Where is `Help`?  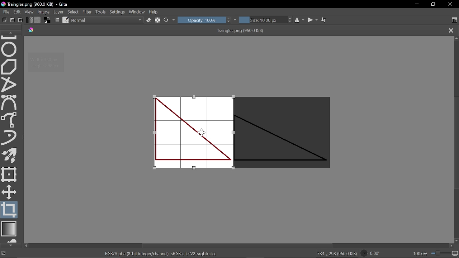 Help is located at coordinates (154, 12).